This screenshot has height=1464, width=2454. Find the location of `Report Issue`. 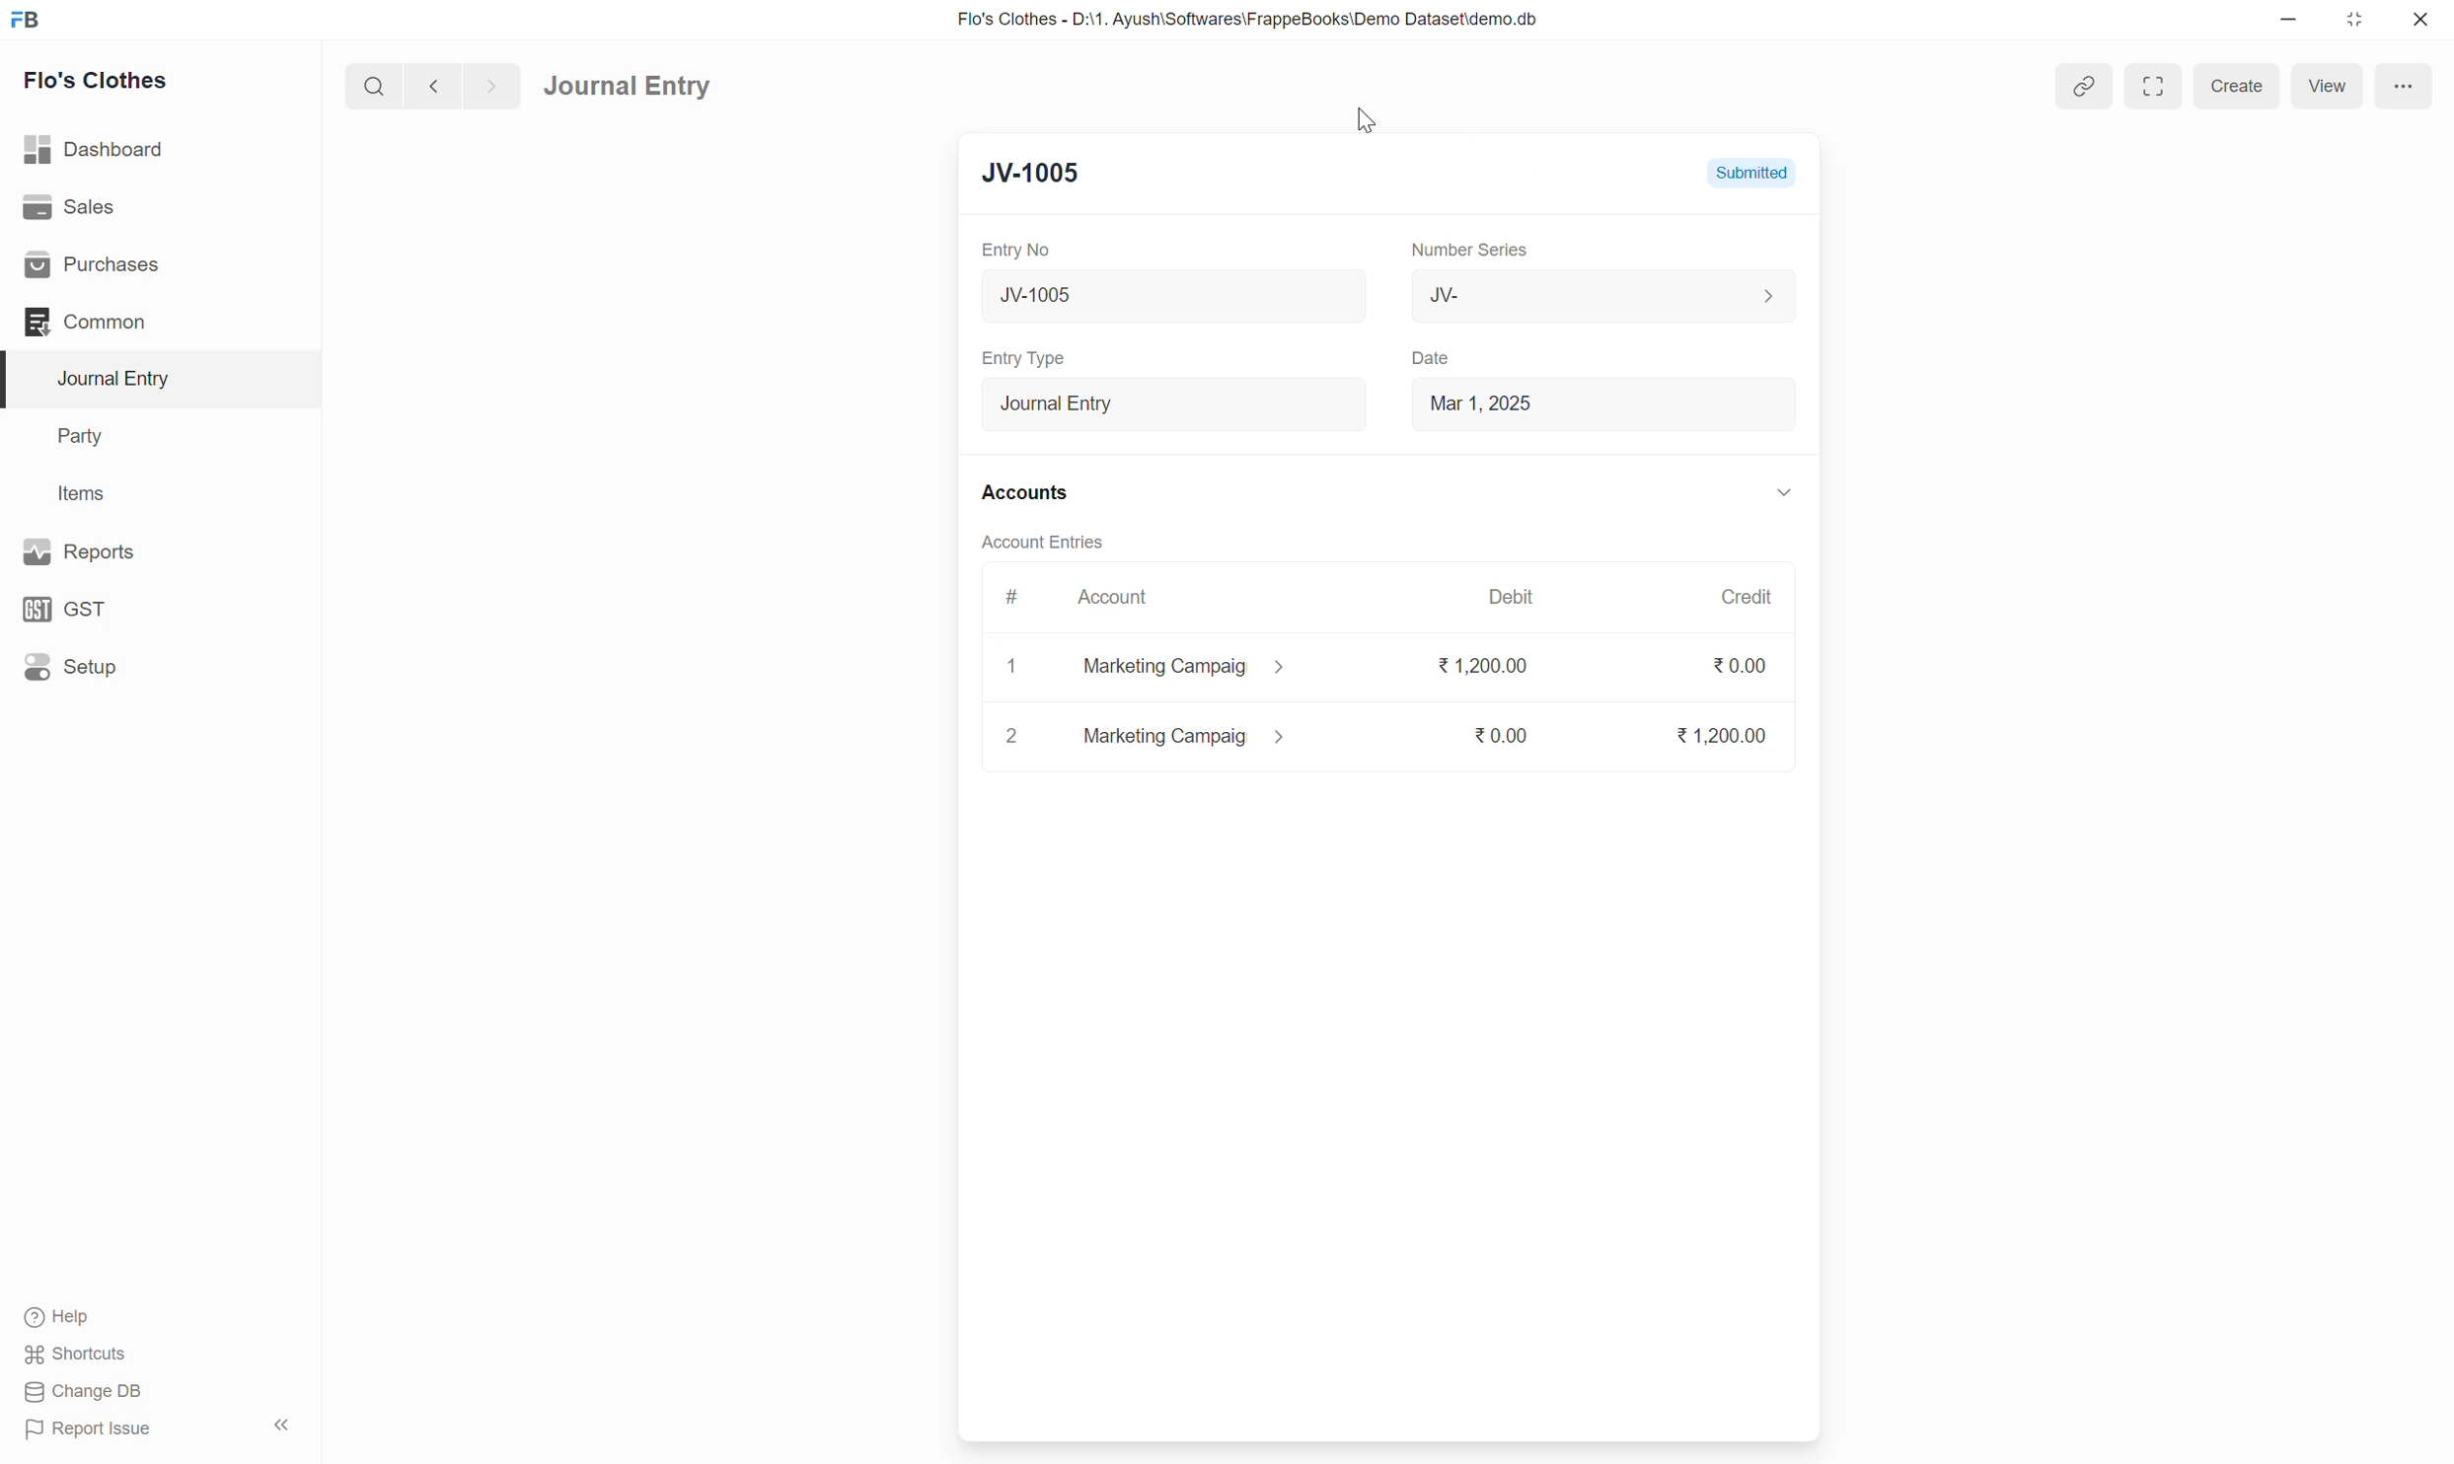

Report Issue is located at coordinates (96, 1430).